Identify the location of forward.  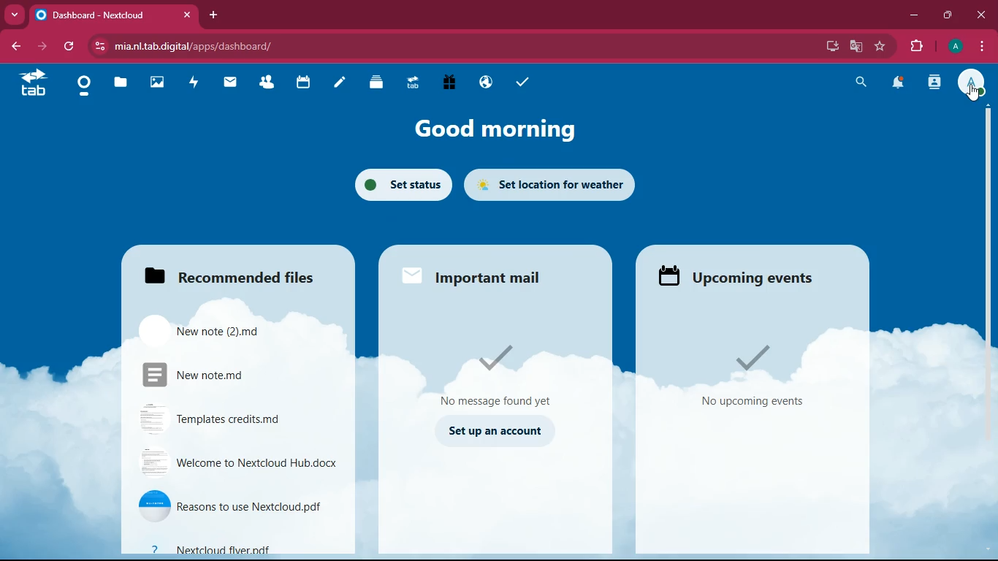
(47, 47).